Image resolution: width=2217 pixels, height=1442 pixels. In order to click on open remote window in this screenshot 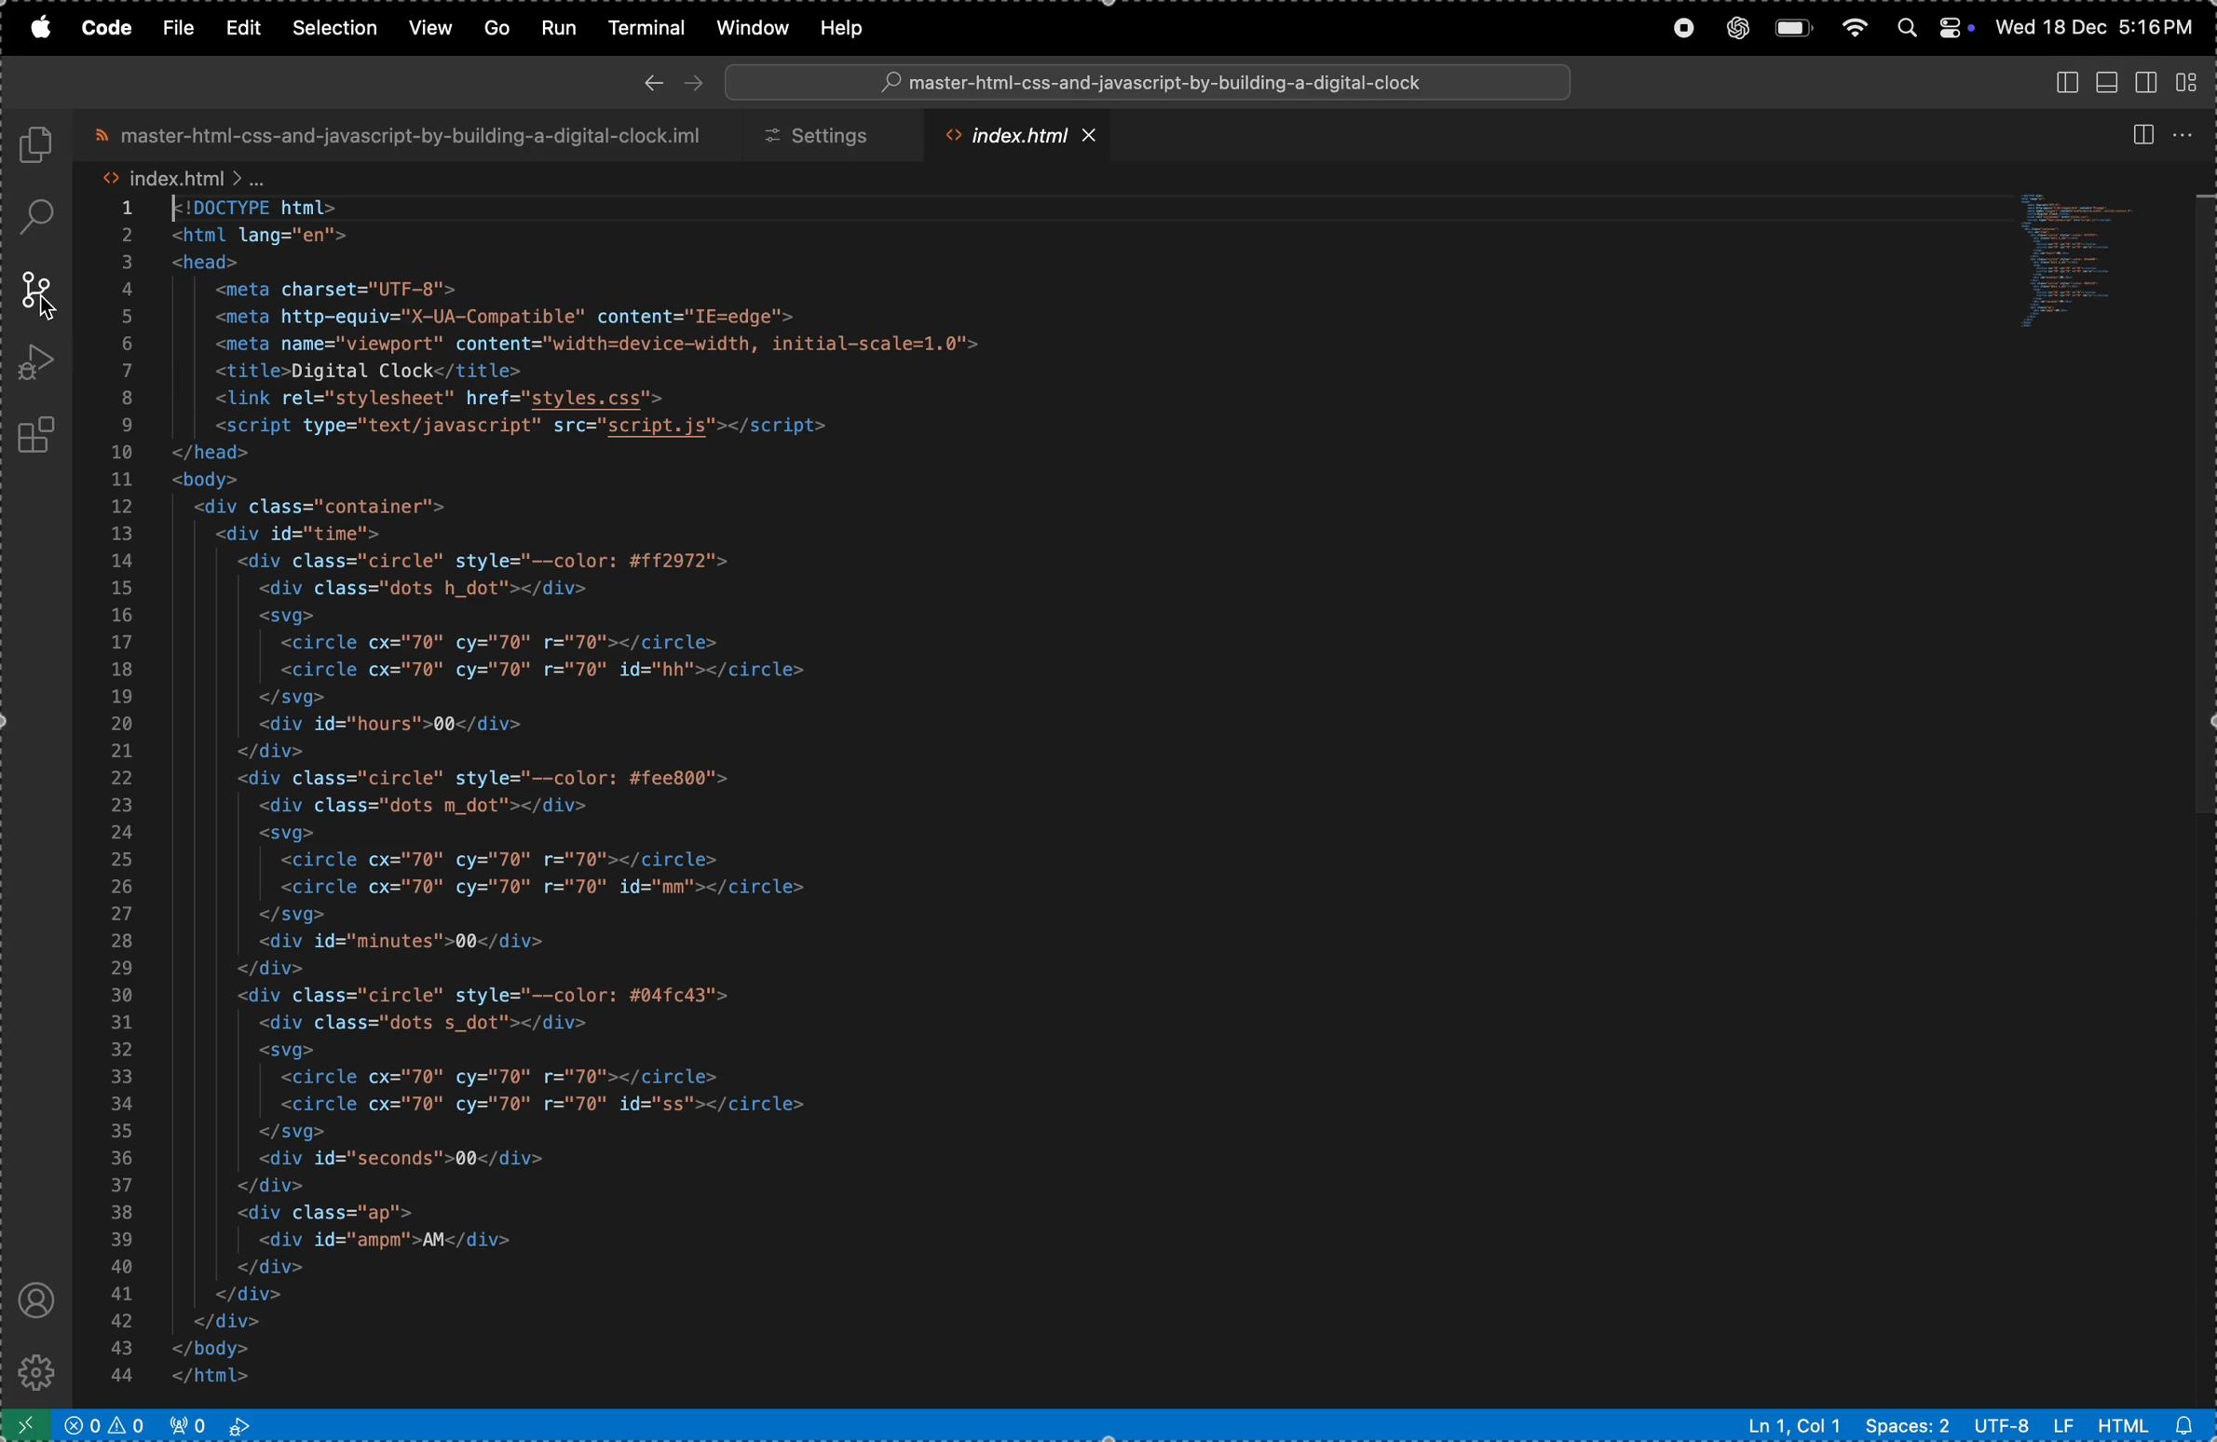, I will do `click(28, 1422)`.